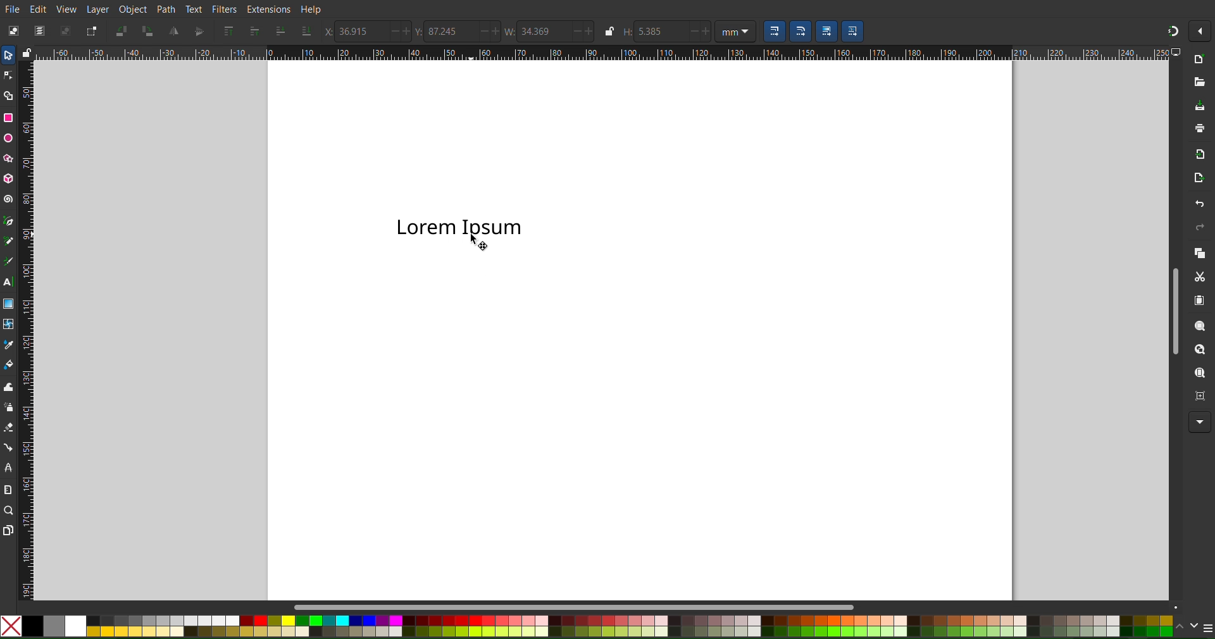  I want to click on Pencil Tool, so click(8, 240).